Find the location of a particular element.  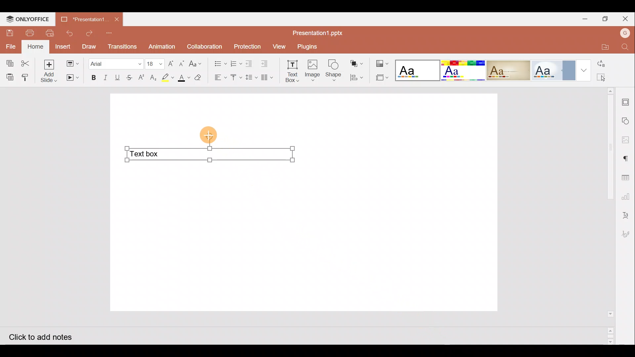

Vertical align is located at coordinates (236, 79).